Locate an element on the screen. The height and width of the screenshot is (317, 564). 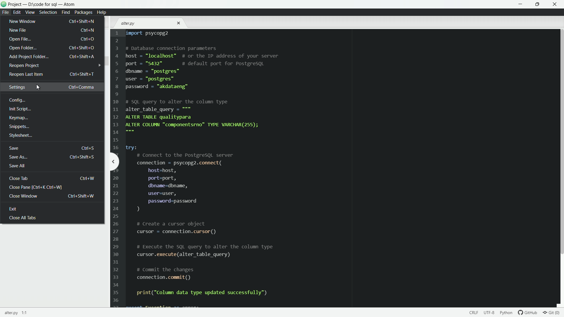
import psycopg2 # Database connection parametershost = "localhost™ # or the IP address of your serverport = "5432" # default port for PostgresqQLdbname = “postgres”user = “postgres”password = "akdataeng”# SQL query to alter the column typealter_table_query = """ALTER TABLE qualityparaALTER COLUMN "componentsrno™ TYPE VARCHAR(255);try:# Connect to the PostgresqL serverconnection = psycopg2.connect(host=host,port=port,dbname=dbname,user=user,password=password)# Create a cursor objectcursor = connection.cursor()# Execute the SQL query to alter the column typecursor .execute(alter_table_query)# Commit the changesconnection. commit ()print("Column data type updated successfully") is located at coordinates (200, 166).